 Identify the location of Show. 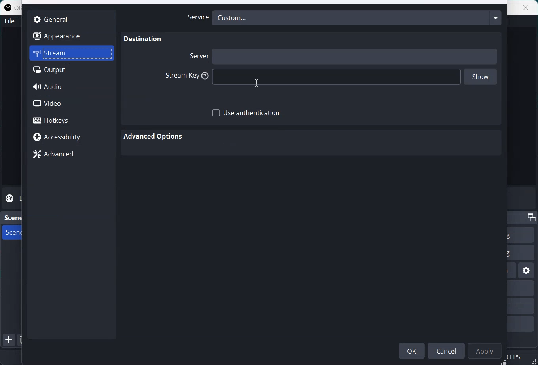
(481, 78).